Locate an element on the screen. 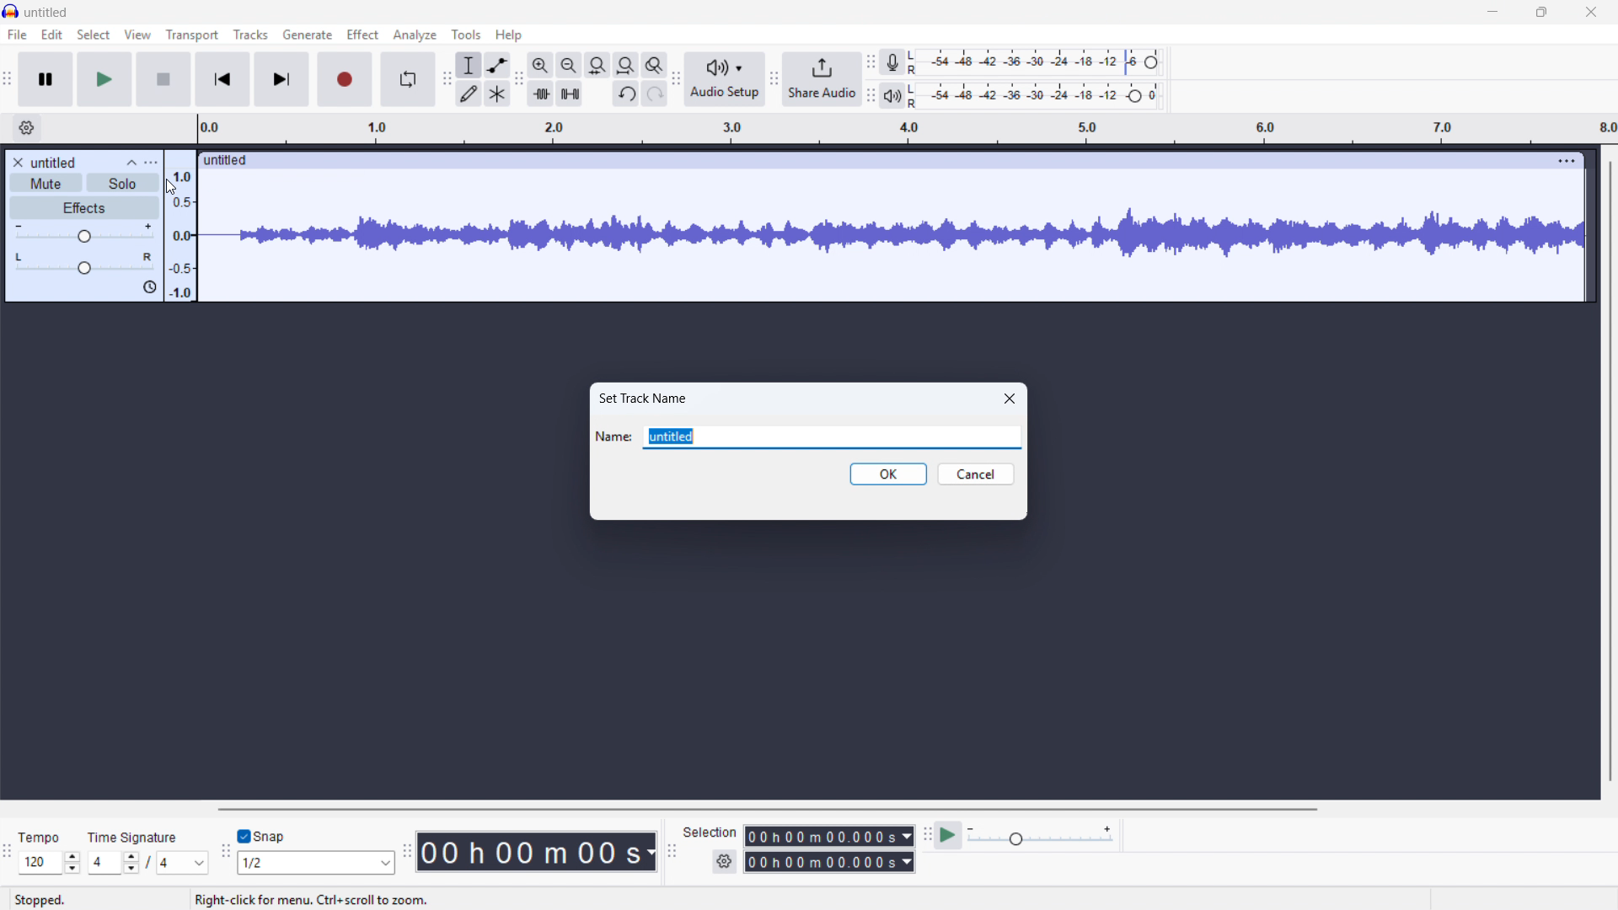 The height and width of the screenshot is (910, 1618). Vertical scroll bar is located at coordinates (1610, 469).